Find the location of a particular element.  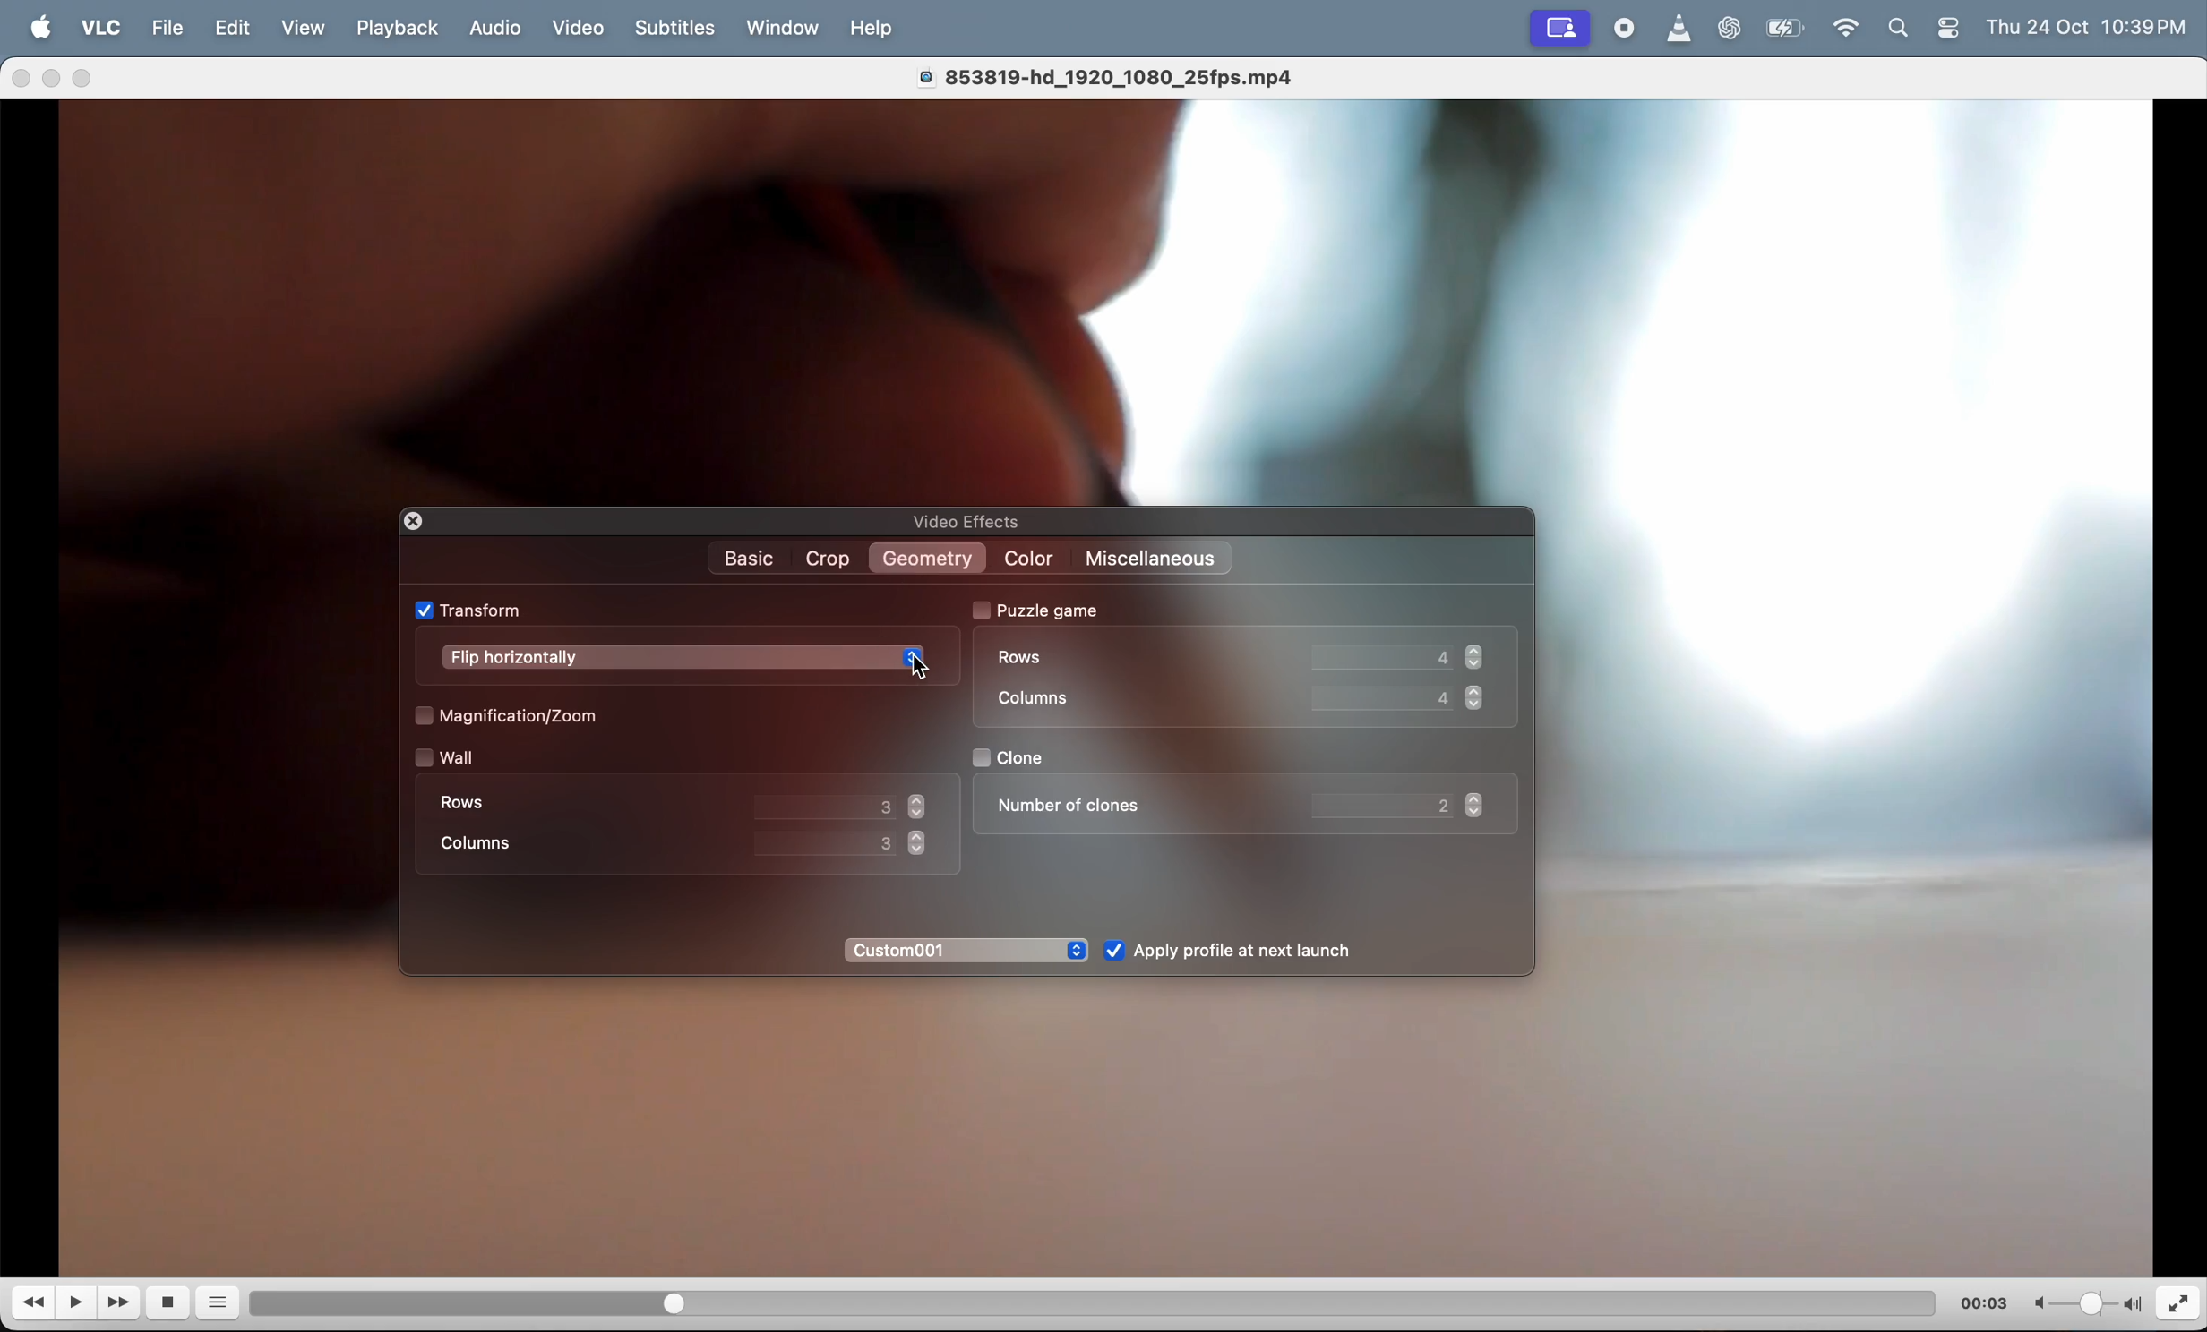

duration is located at coordinates (1069, 1301).